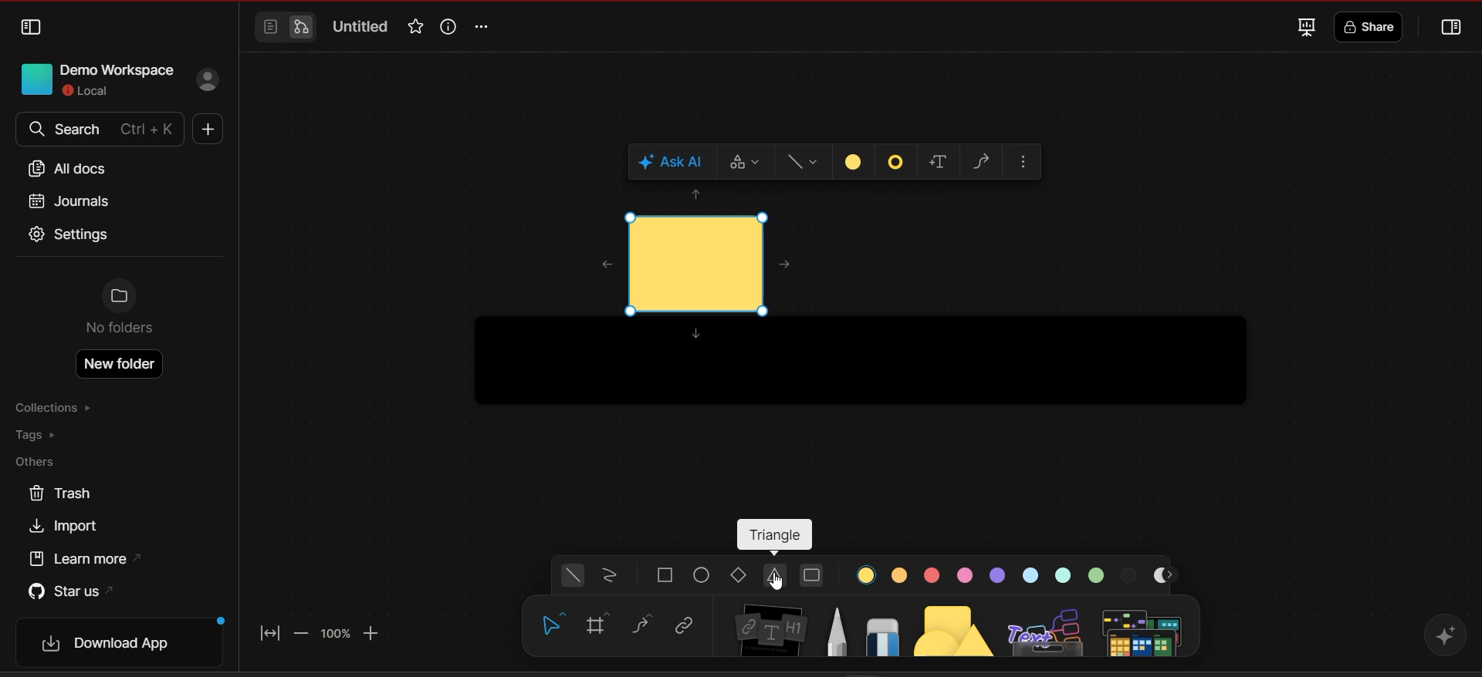 This screenshot has width=1482, height=677. What do you see at coordinates (121, 364) in the screenshot?
I see `new folder` at bounding box center [121, 364].